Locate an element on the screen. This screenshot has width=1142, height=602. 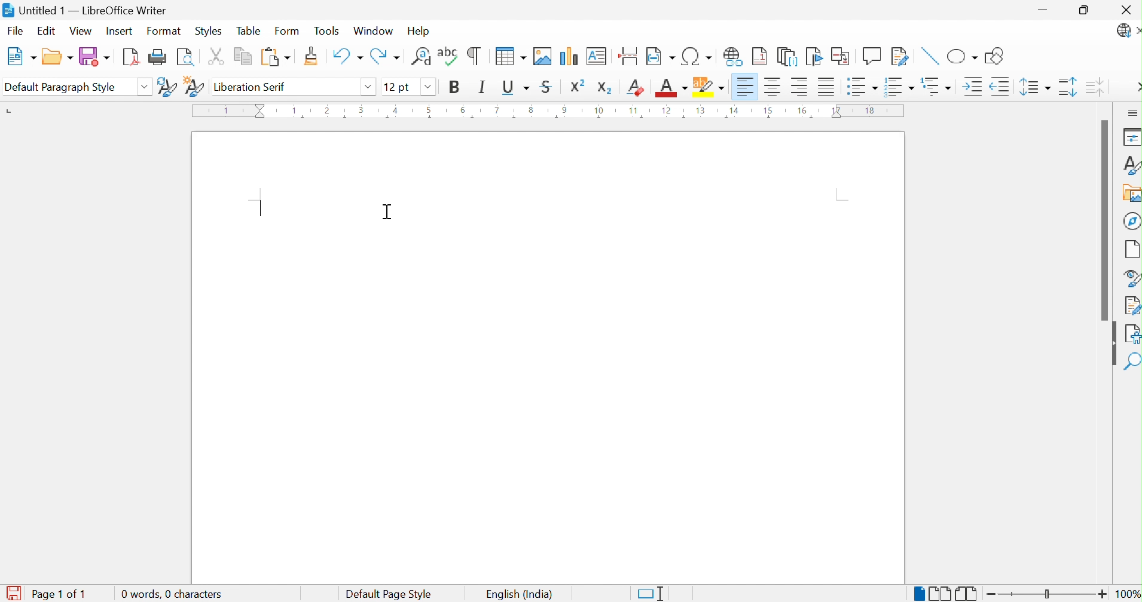
Justified is located at coordinates (828, 86).